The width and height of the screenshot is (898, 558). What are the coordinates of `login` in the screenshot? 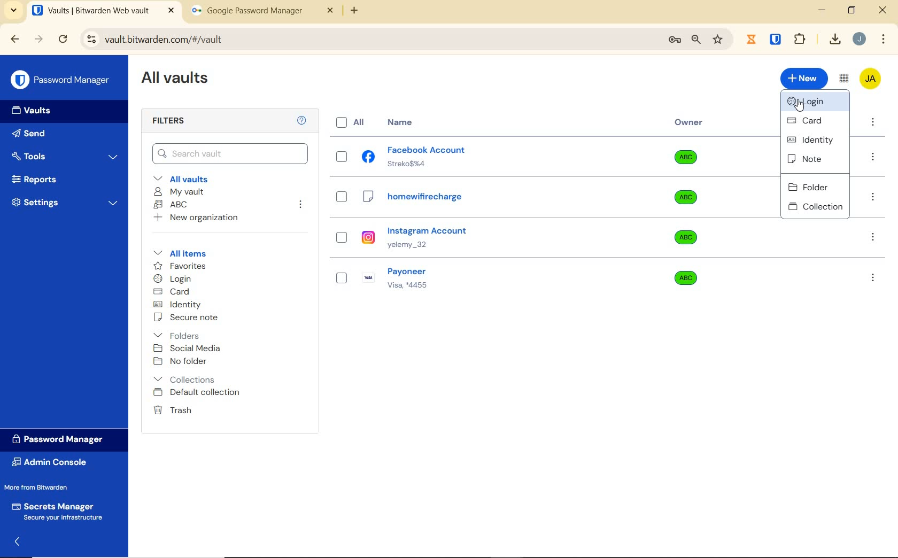 It's located at (809, 101).